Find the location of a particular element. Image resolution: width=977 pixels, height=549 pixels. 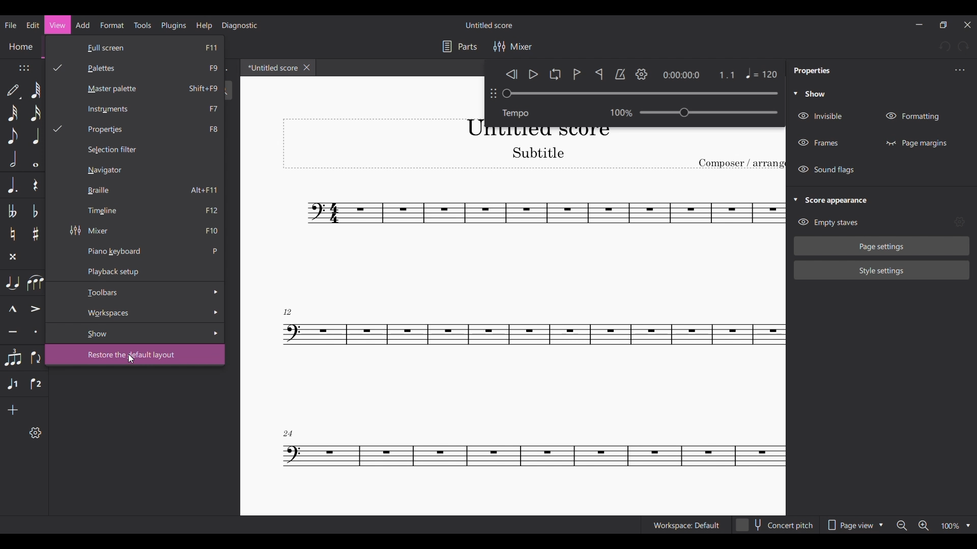

Default is located at coordinates (14, 91).